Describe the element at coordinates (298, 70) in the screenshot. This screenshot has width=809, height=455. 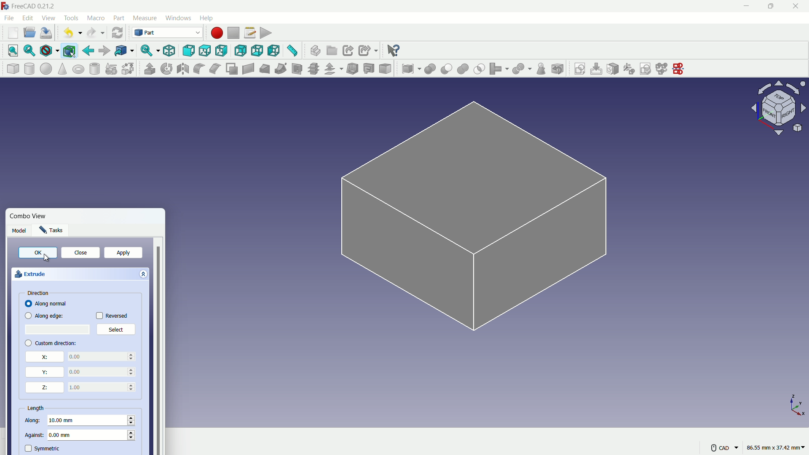
I see `section` at that location.